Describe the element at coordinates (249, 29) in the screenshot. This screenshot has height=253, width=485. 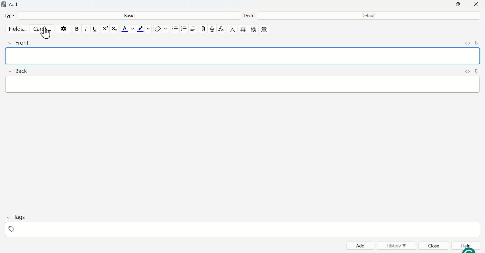
I see `Formatting  buttons` at that location.